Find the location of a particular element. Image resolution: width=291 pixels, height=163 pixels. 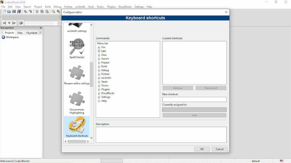

Image is located at coordinates (78, 98).